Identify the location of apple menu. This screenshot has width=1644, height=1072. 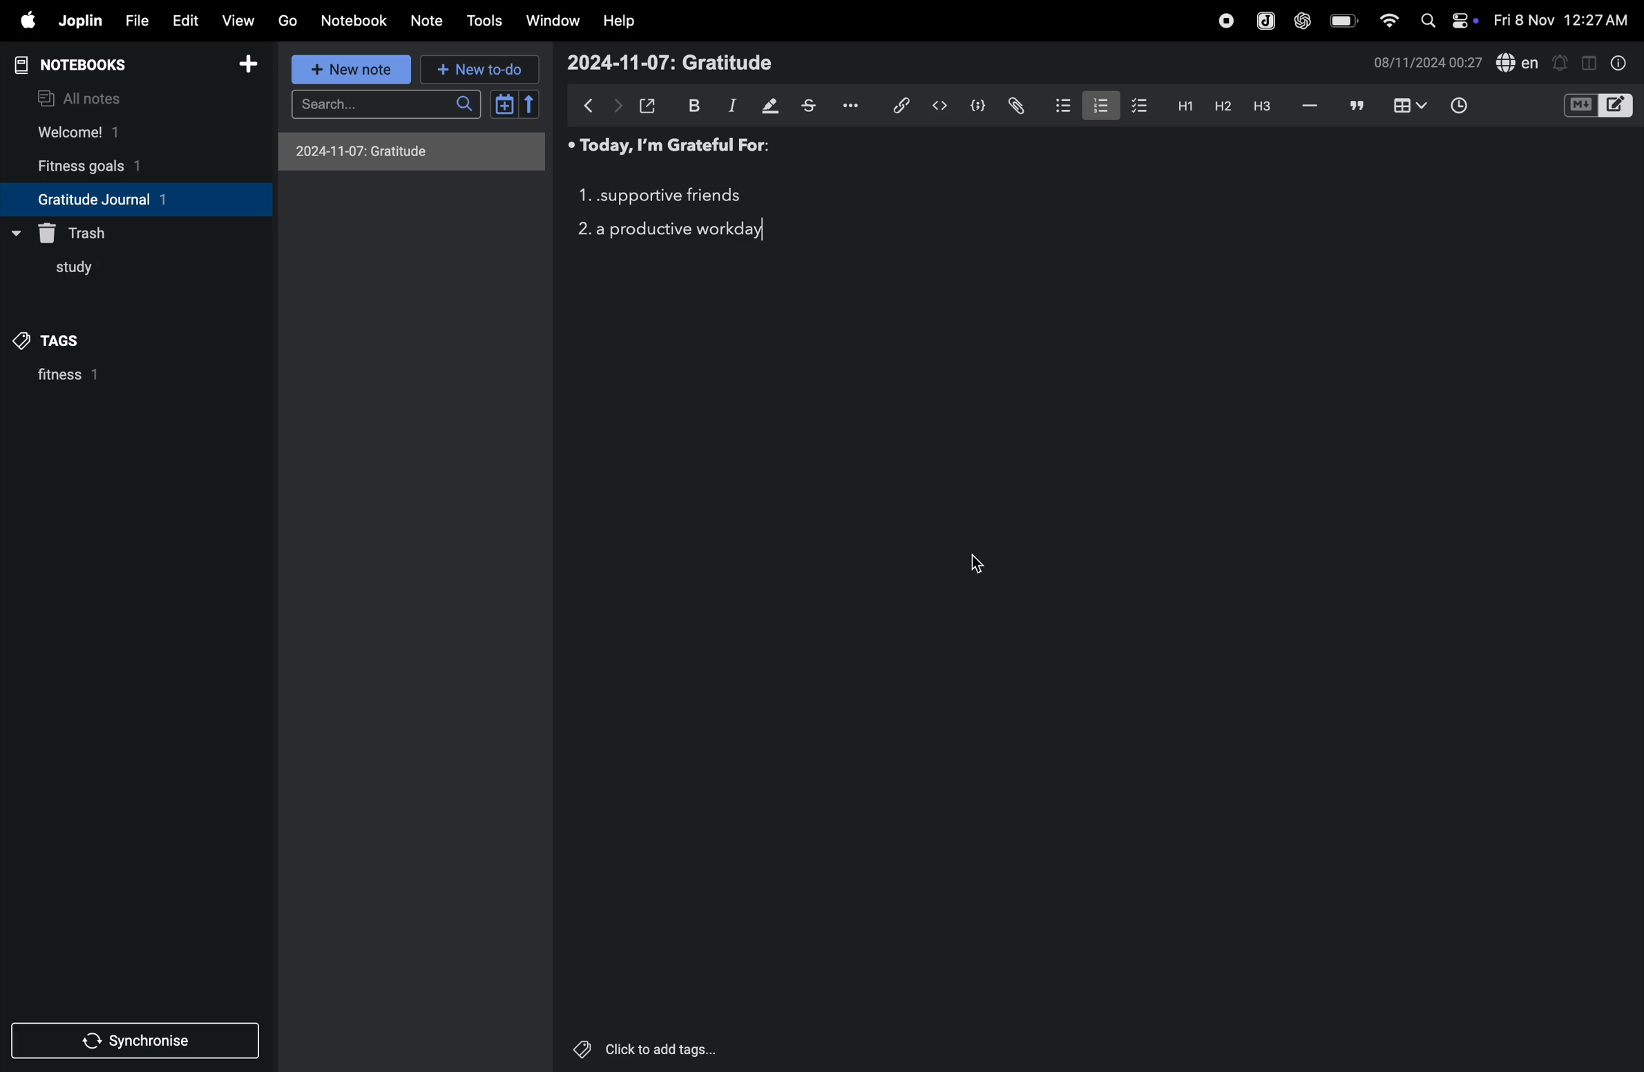
(22, 21).